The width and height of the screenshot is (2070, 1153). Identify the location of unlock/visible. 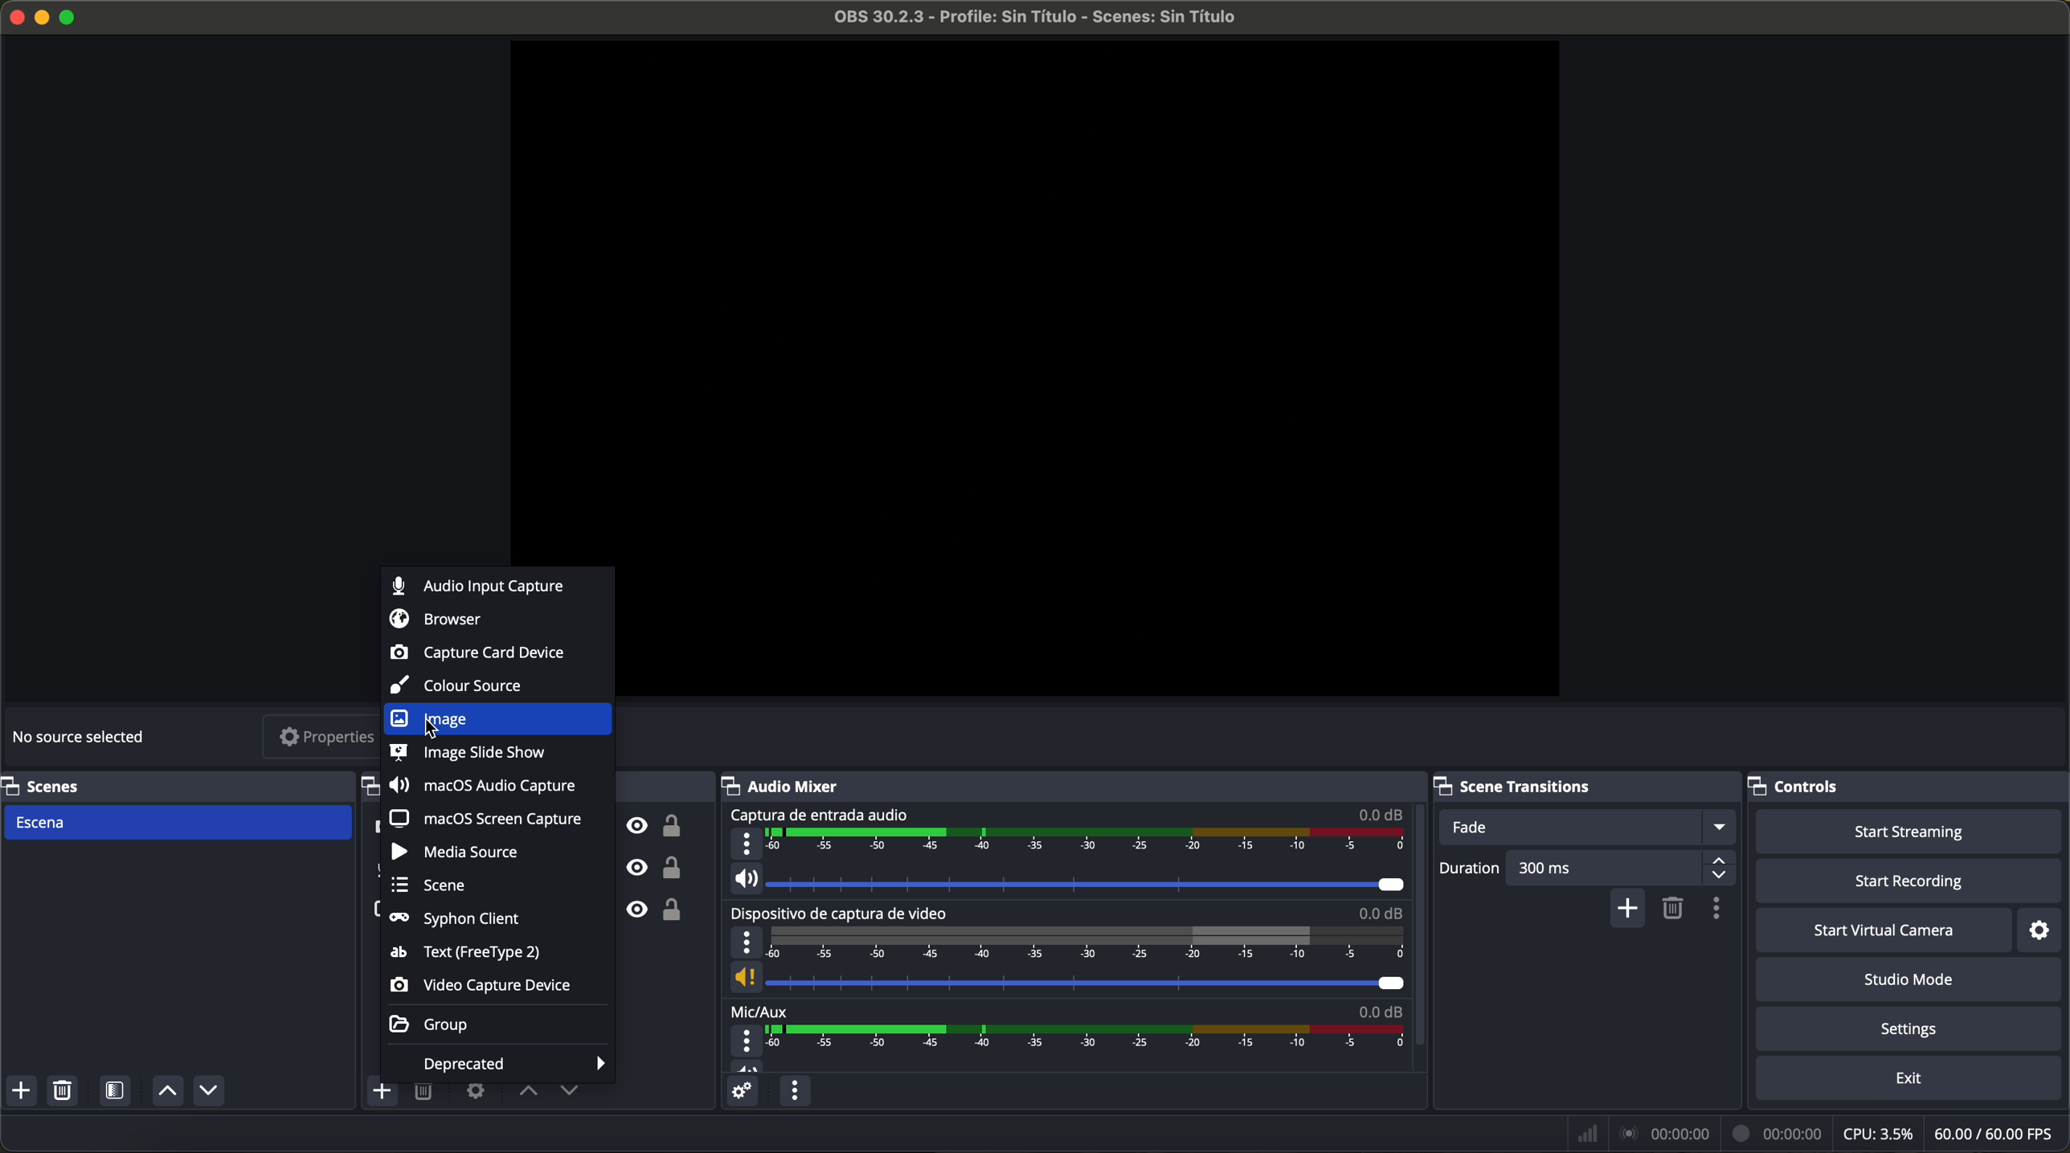
(657, 873).